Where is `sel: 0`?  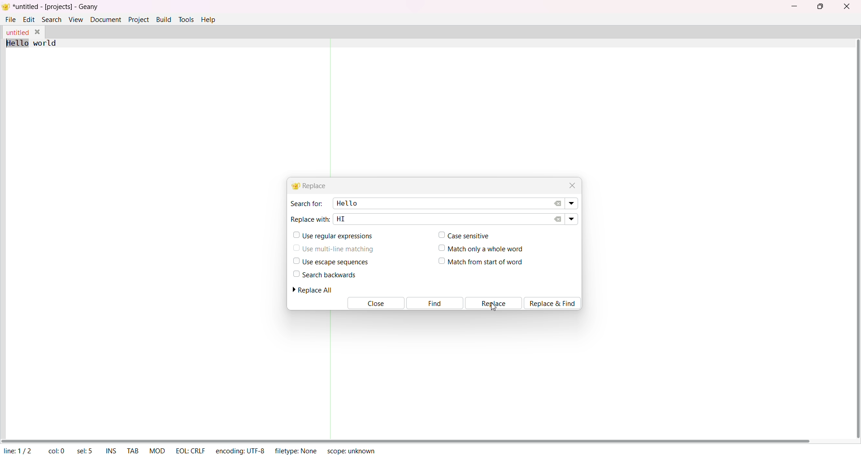
sel: 0 is located at coordinates (86, 451).